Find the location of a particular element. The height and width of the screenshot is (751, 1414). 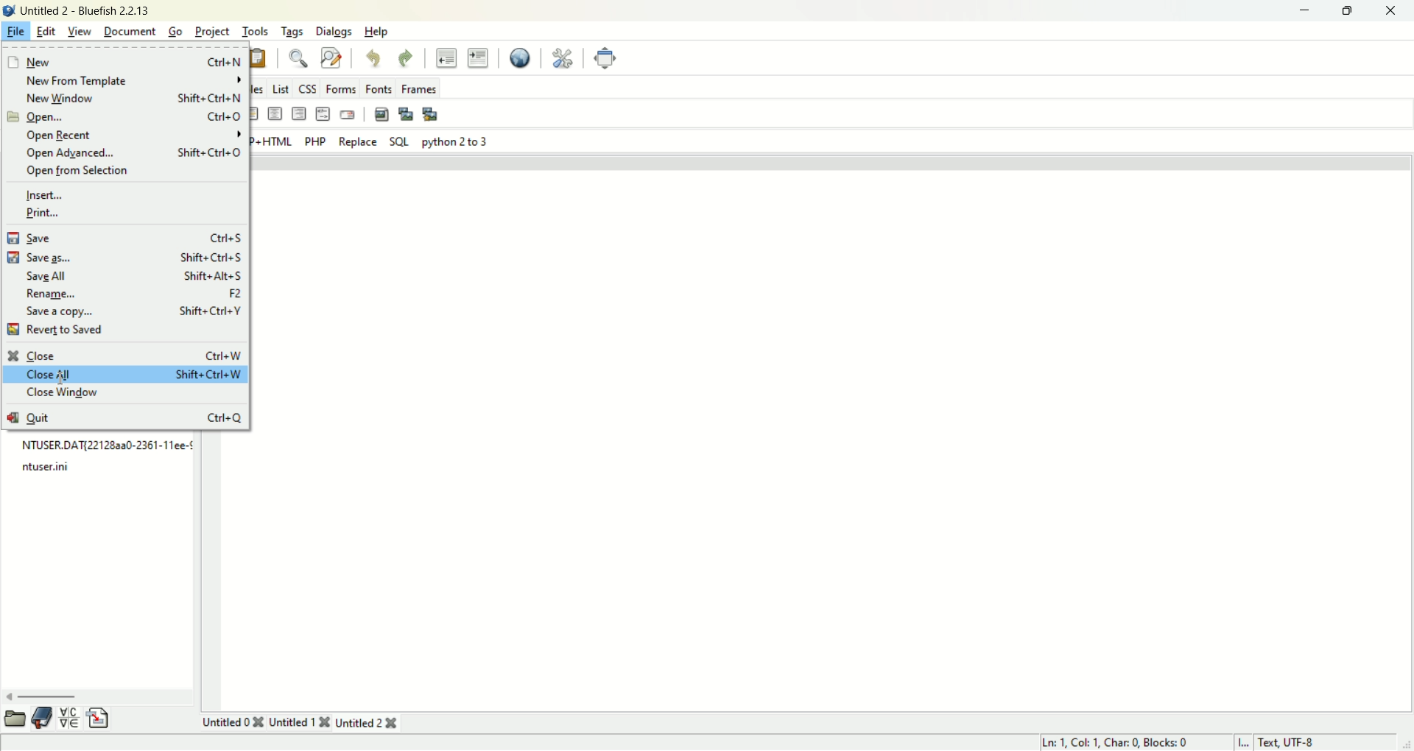

ntuser.ini is located at coordinates (44, 467).